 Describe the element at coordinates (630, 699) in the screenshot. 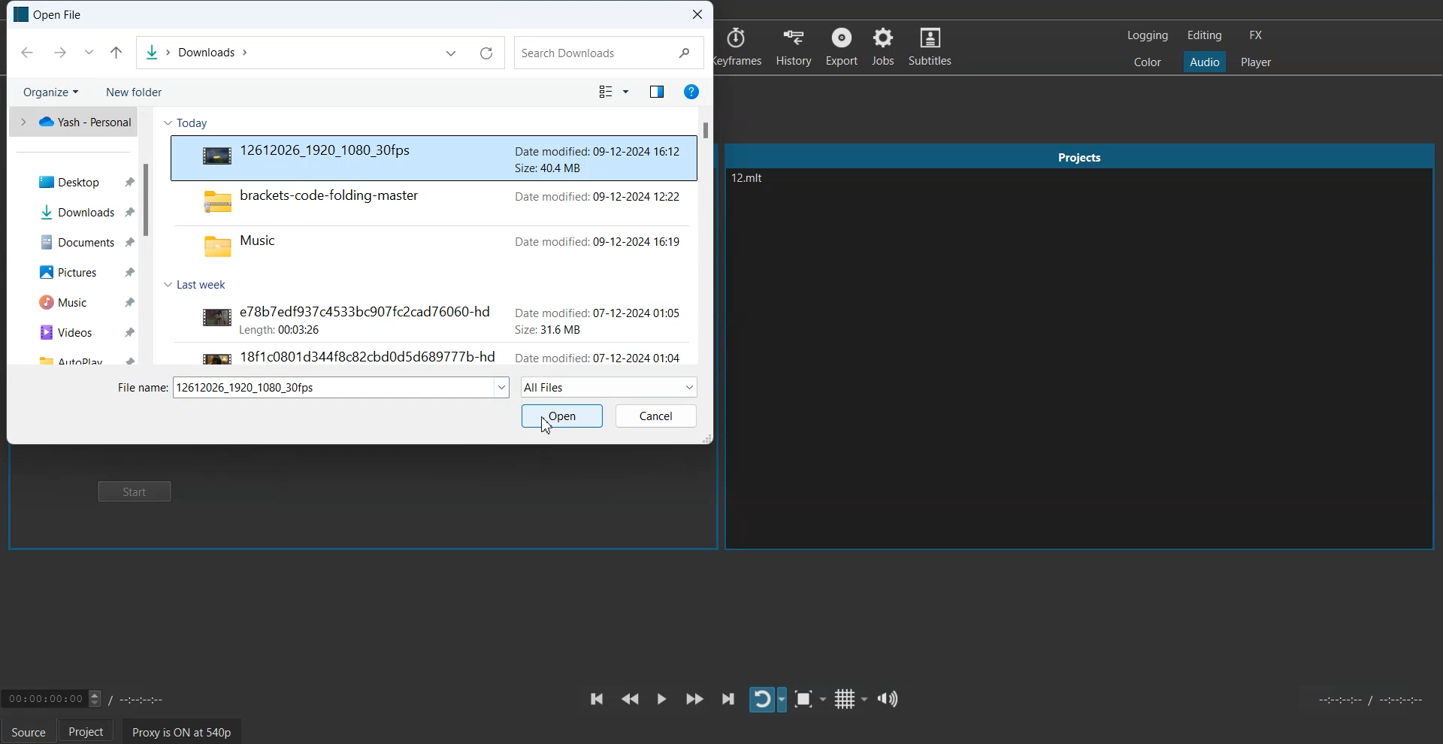

I see `Play quickly backwards` at that location.